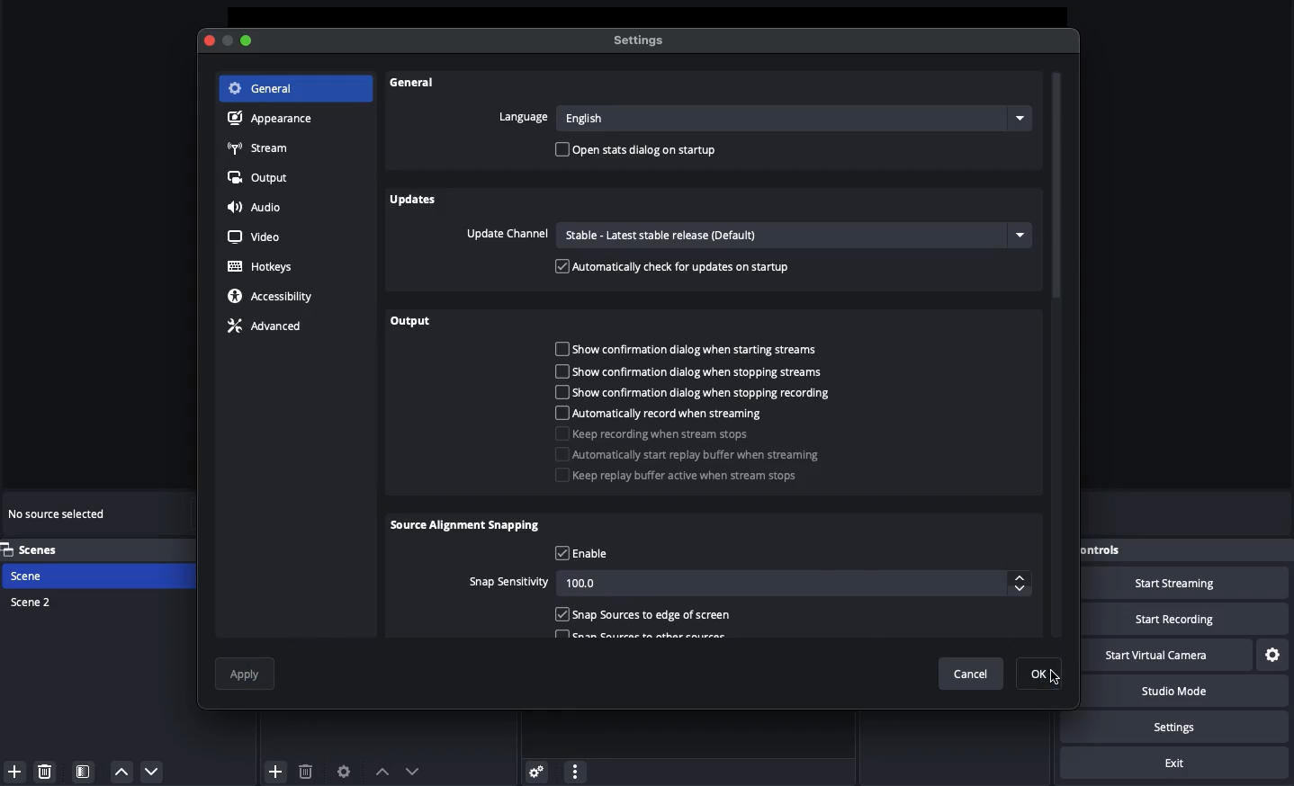 The width and height of the screenshot is (1294, 786). I want to click on Snap sensitivity, so click(748, 584).